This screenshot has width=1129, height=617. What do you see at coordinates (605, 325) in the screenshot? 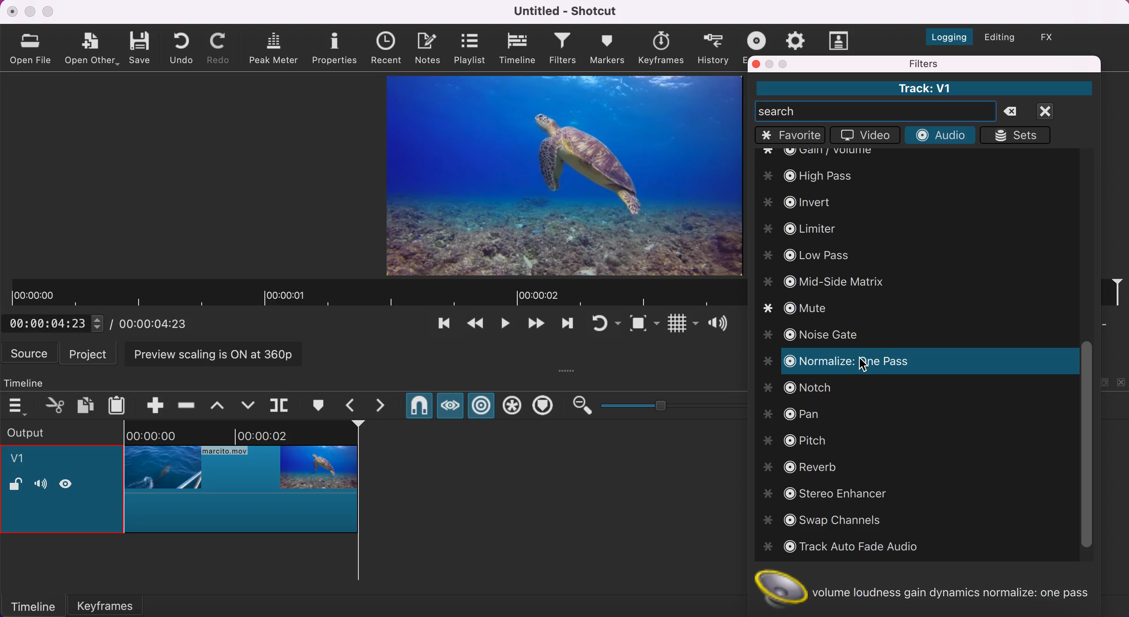
I see `toggle player looping` at bounding box center [605, 325].